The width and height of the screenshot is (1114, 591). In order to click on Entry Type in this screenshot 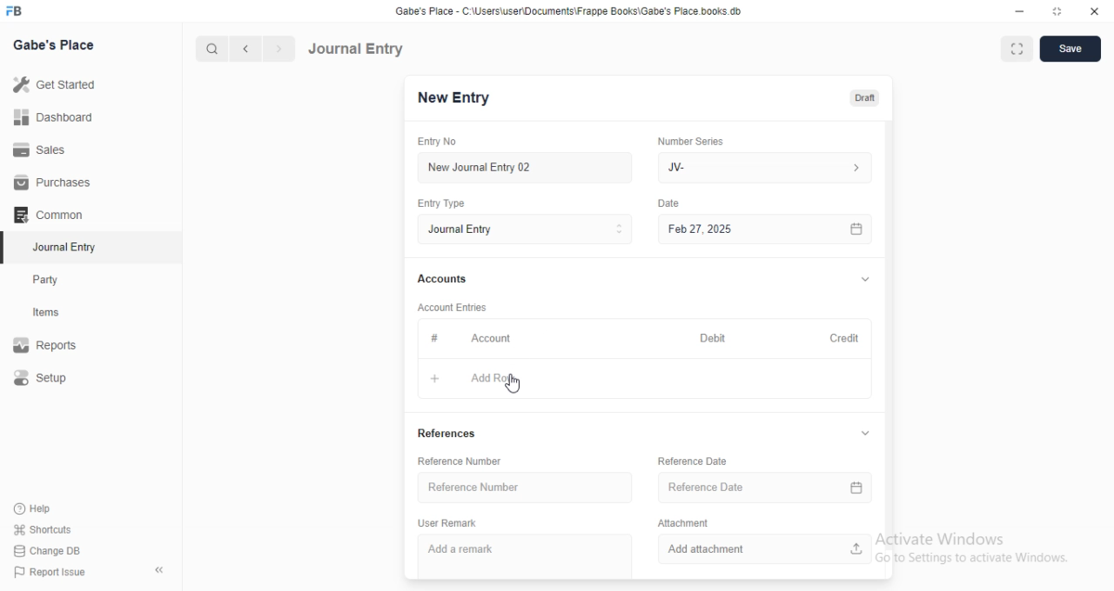, I will do `click(441, 204)`.